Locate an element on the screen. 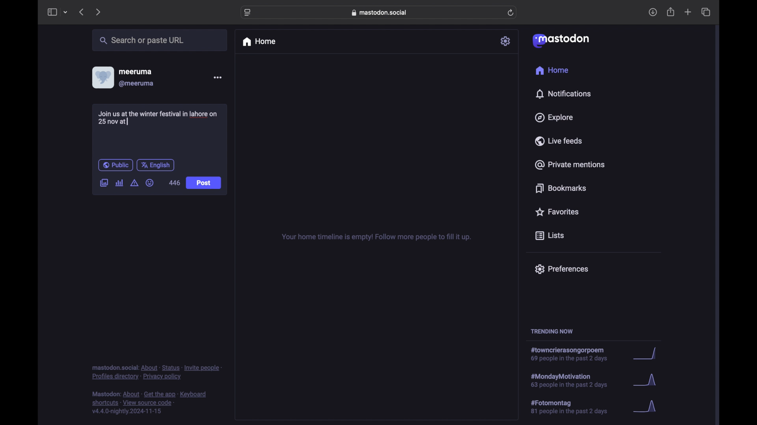 This screenshot has width=757, height=425. Post is located at coordinates (204, 183).